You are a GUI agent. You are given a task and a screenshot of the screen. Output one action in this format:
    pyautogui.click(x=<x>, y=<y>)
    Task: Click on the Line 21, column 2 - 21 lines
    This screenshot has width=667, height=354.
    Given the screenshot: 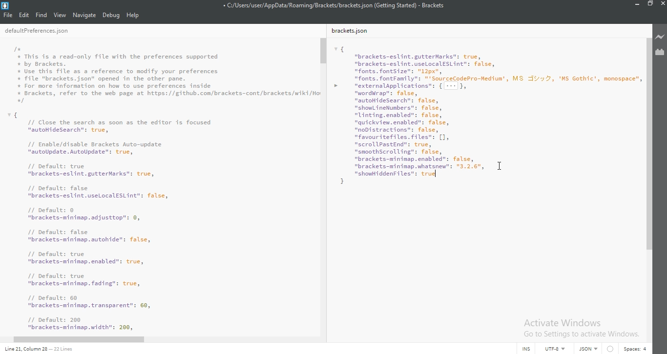 What is the action you would take?
    pyautogui.click(x=37, y=349)
    